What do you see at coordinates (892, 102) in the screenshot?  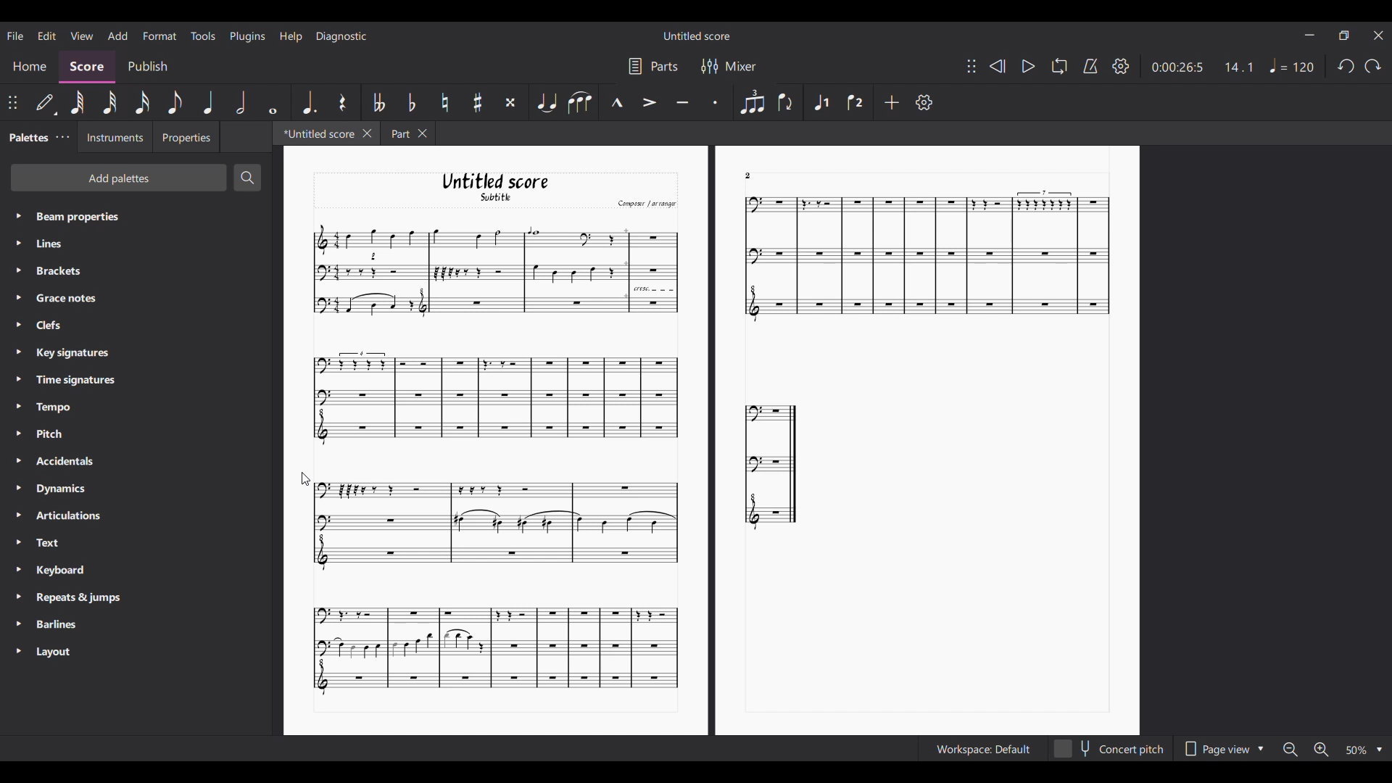 I see `Add` at bounding box center [892, 102].